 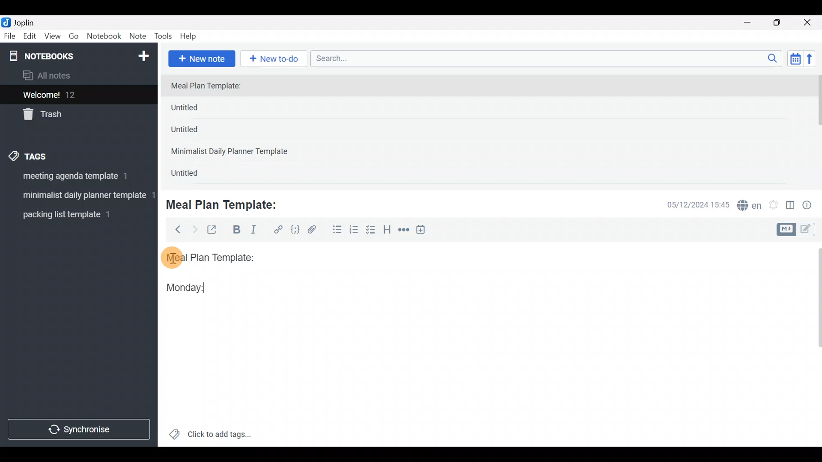 What do you see at coordinates (691, 204) in the screenshot?
I see `Date & time` at bounding box center [691, 204].